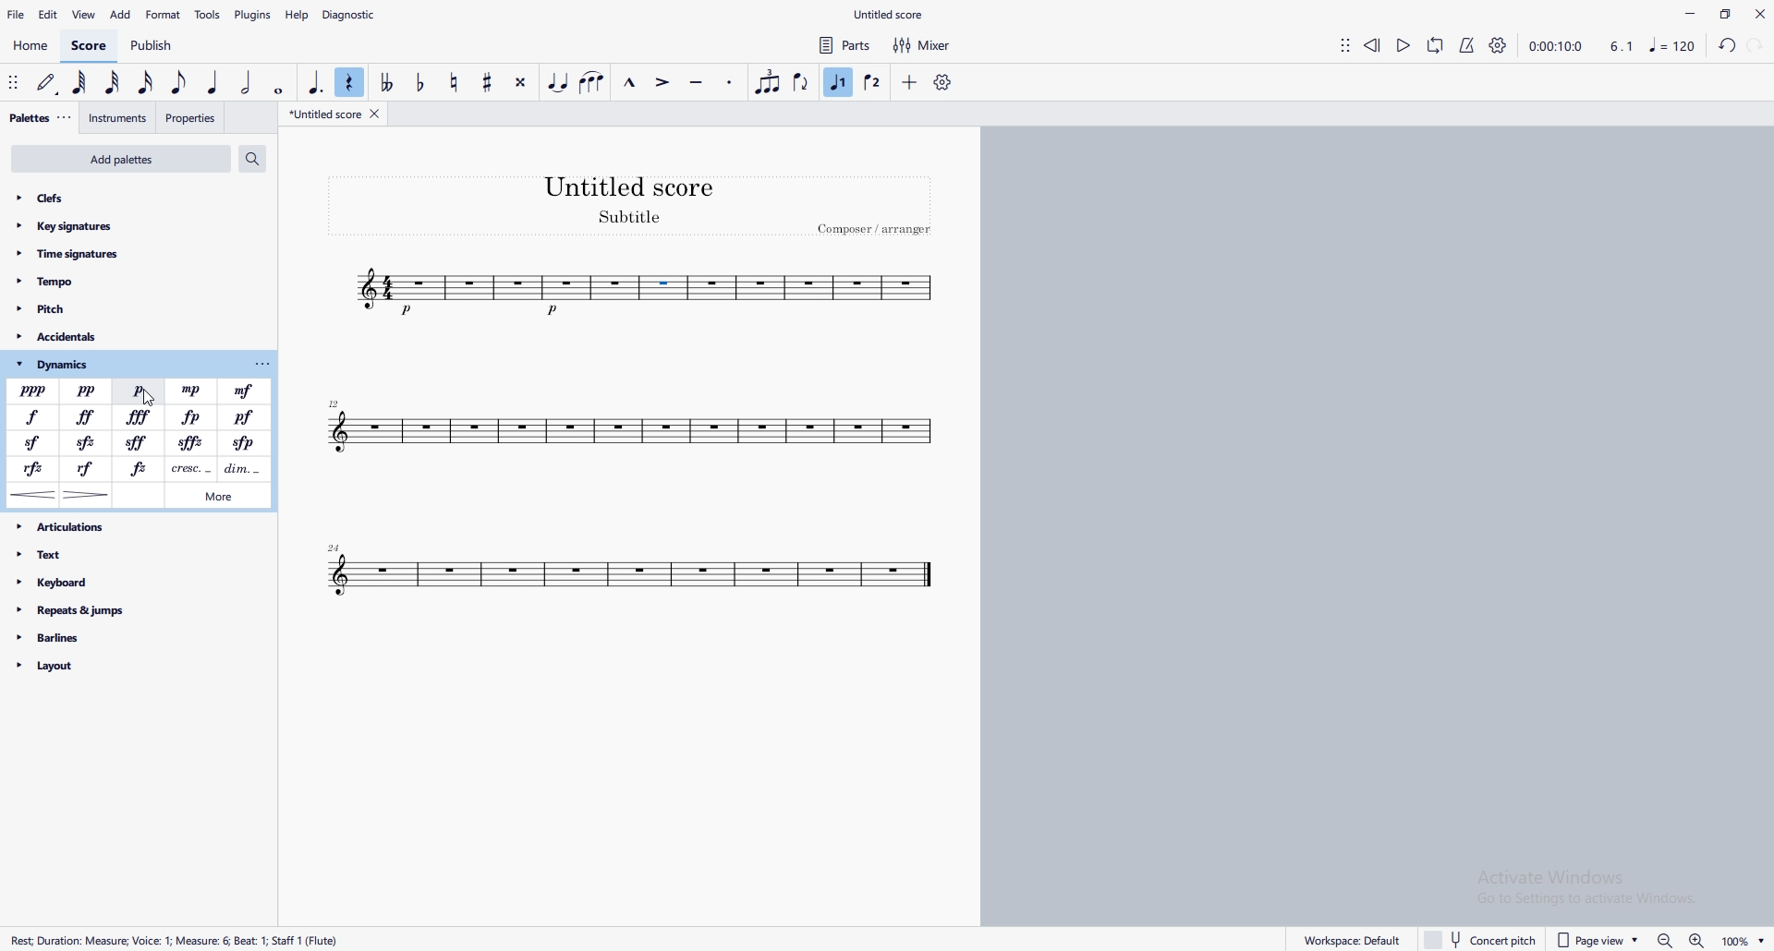 This screenshot has height=951, width=1774. What do you see at coordinates (190, 470) in the screenshot?
I see `crescendo line` at bounding box center [190, 470].